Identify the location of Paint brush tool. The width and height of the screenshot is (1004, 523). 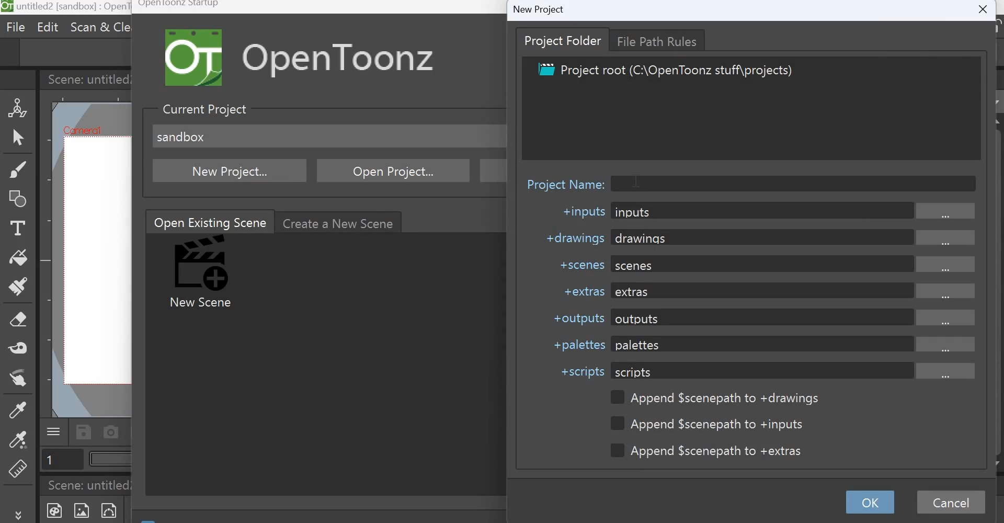
(19, 288).